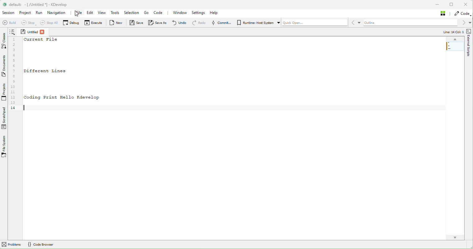 The width and height of the screenshot is (473, 249). What do you see at coordinates (465, 5) in the screenshot?
I see `Close` at bounding box center [465, 5].